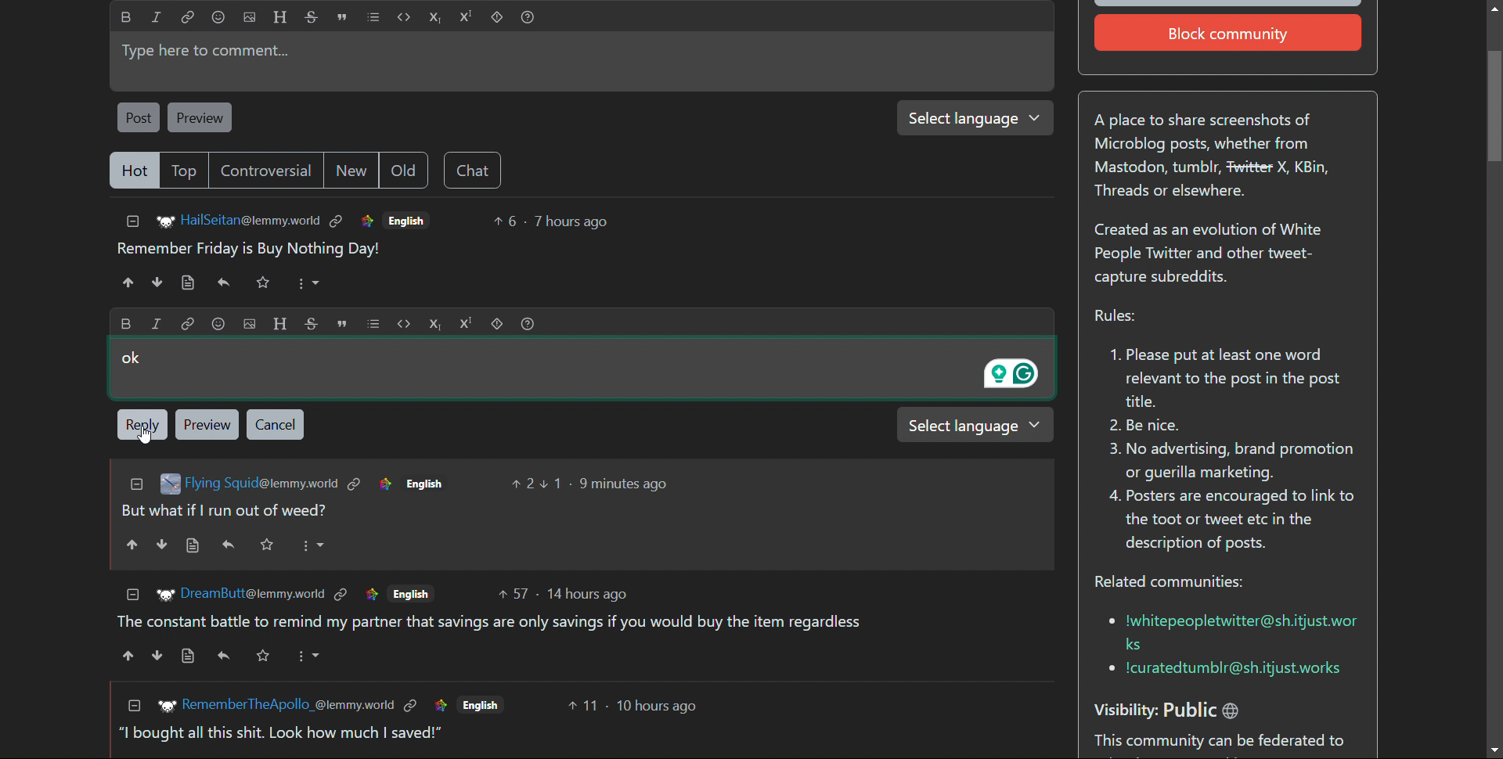  I want to click on Favorite, so click(265, 656).